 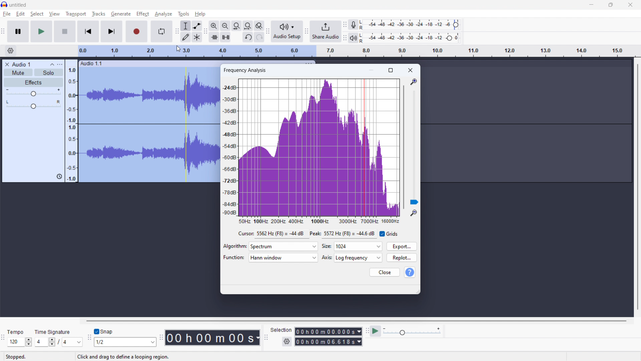 I want to click on amplitude, so click(x=229, y=147).